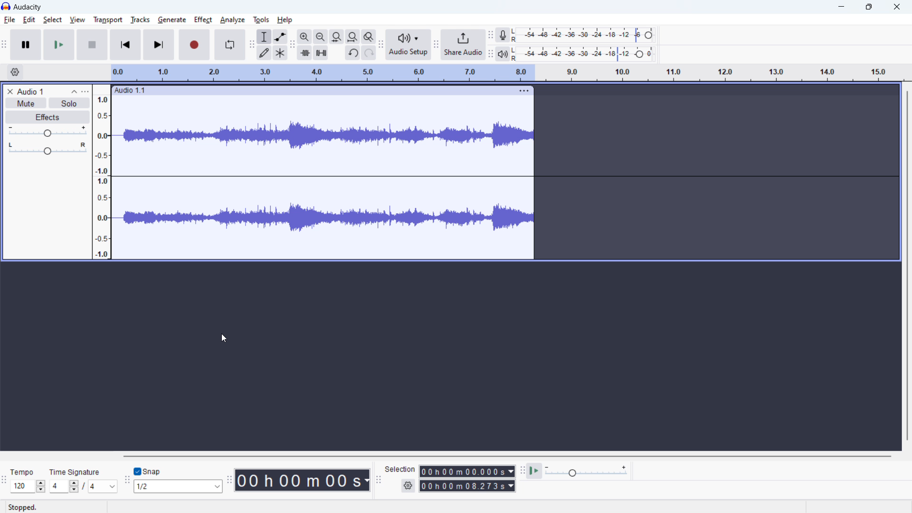 This screenshot has width=912, height=513. Describe the element at coordinates (315, 90) in the screenshot. I see `click to move` at that location.